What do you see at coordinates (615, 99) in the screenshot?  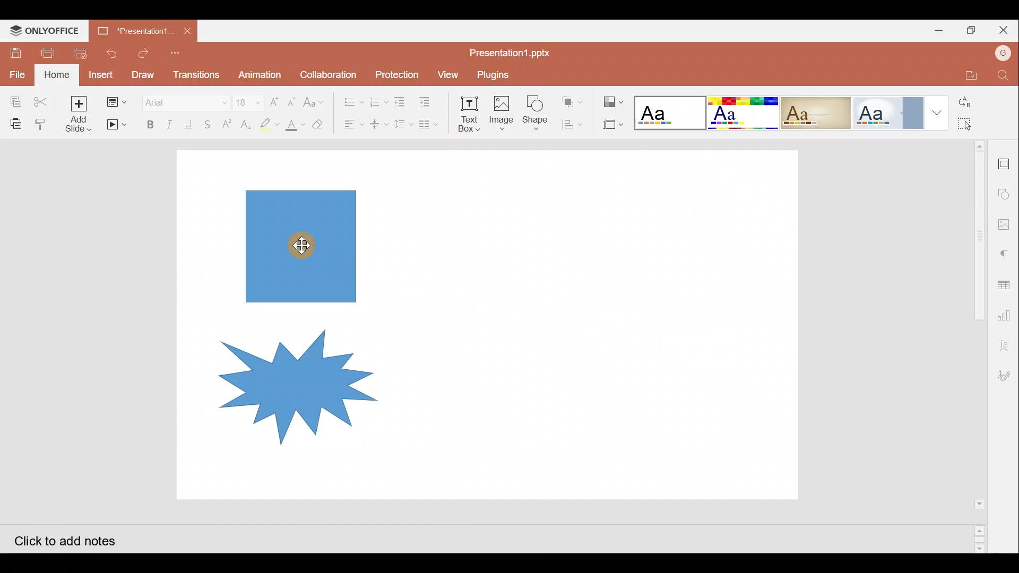 I see `Change colour theme` at bounding box center [615, 99].